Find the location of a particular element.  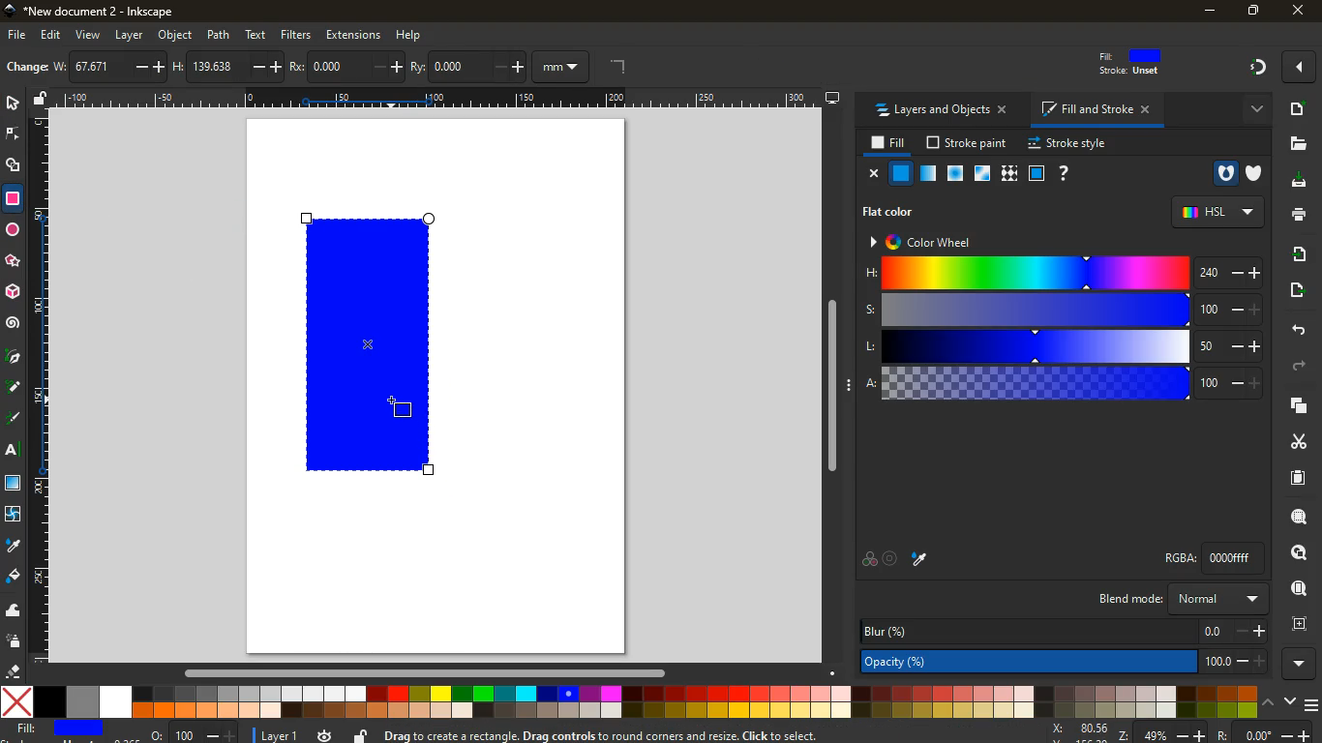

frame is located at coordinates (1301, 625).